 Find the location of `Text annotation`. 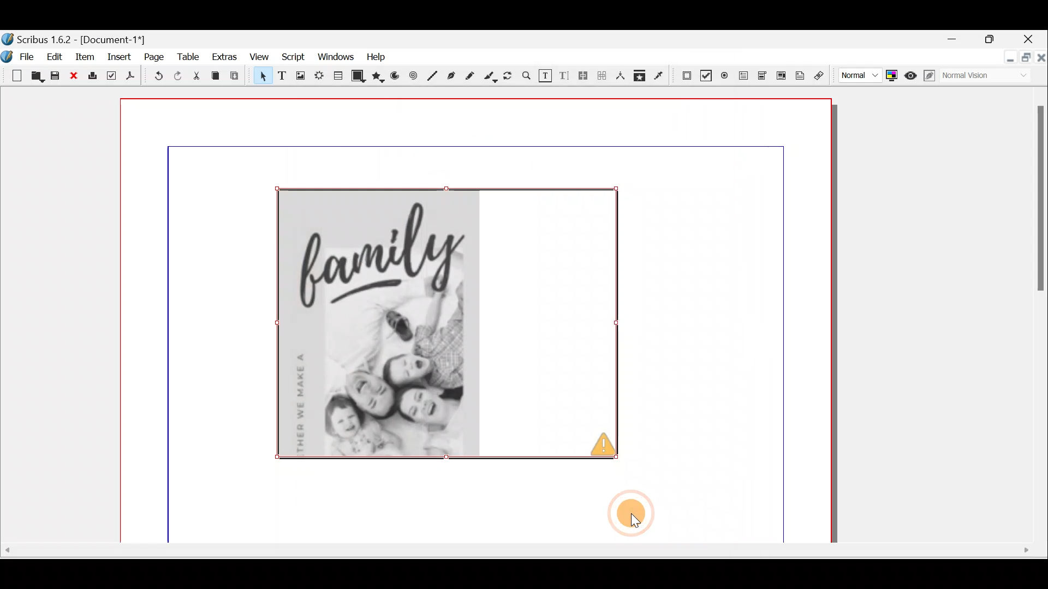

Text annotation is located at coordinates (800, 77).